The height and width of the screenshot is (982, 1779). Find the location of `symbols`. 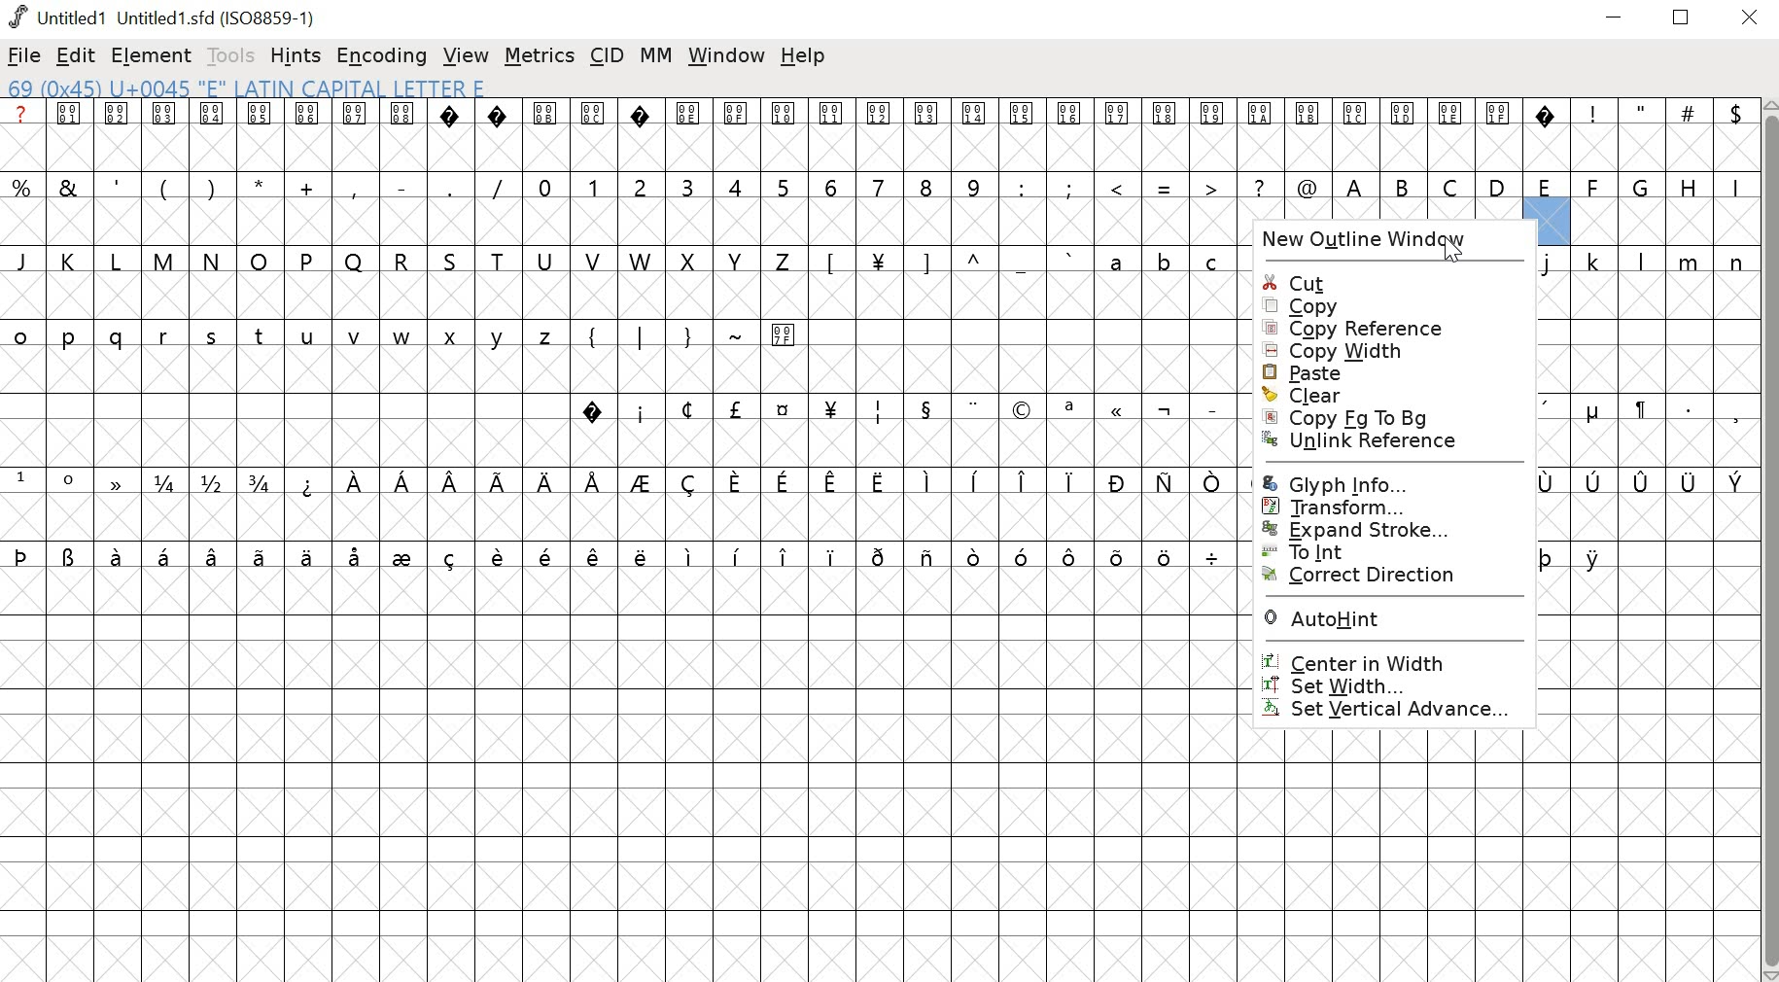

symbols is located at coordinates (262, 184).